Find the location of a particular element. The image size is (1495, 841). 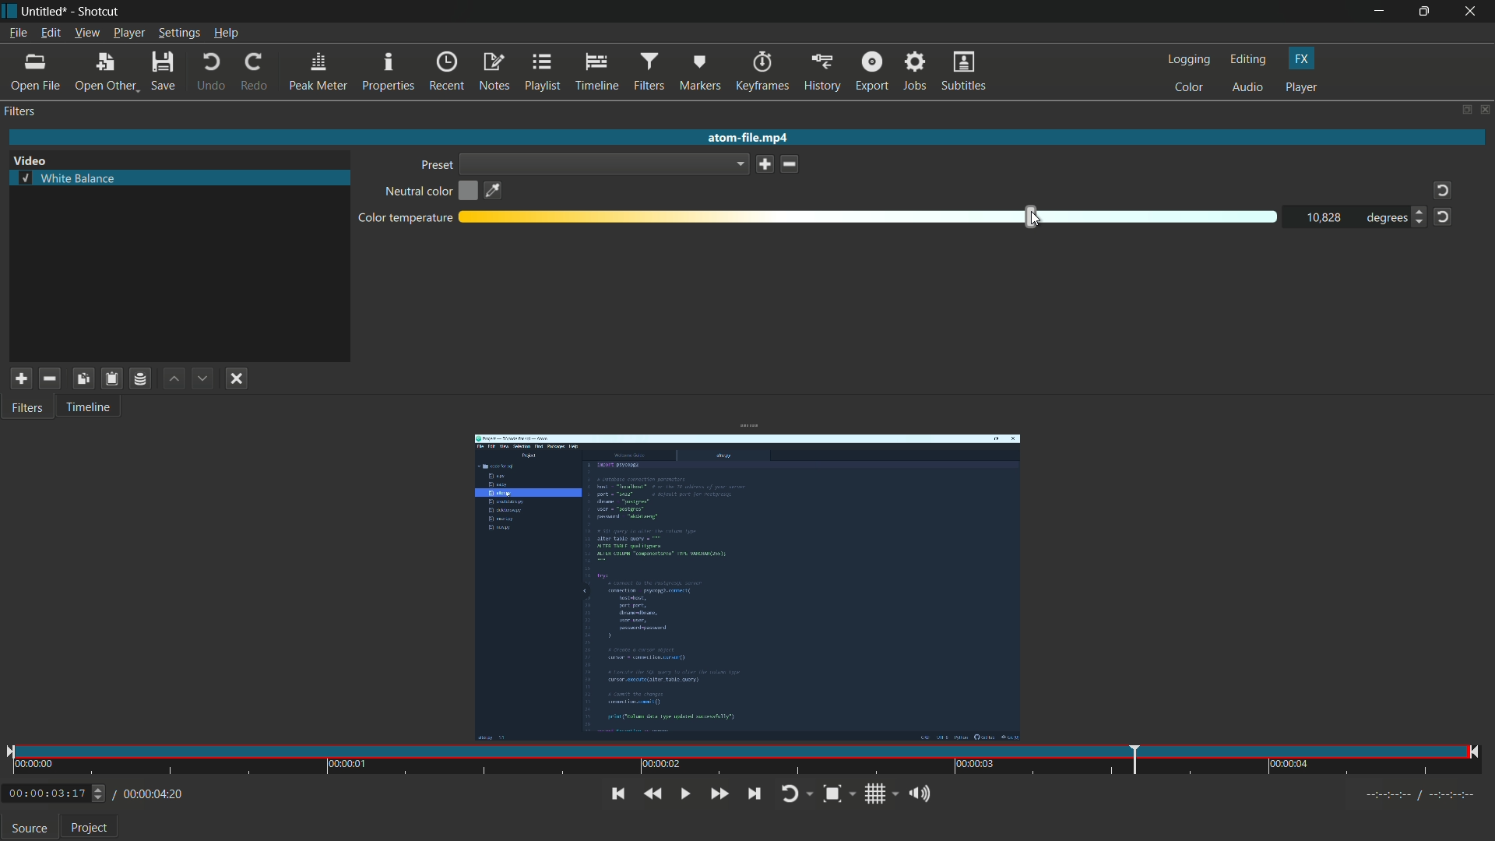

adjustment bar is located at coordinates (870, 218).